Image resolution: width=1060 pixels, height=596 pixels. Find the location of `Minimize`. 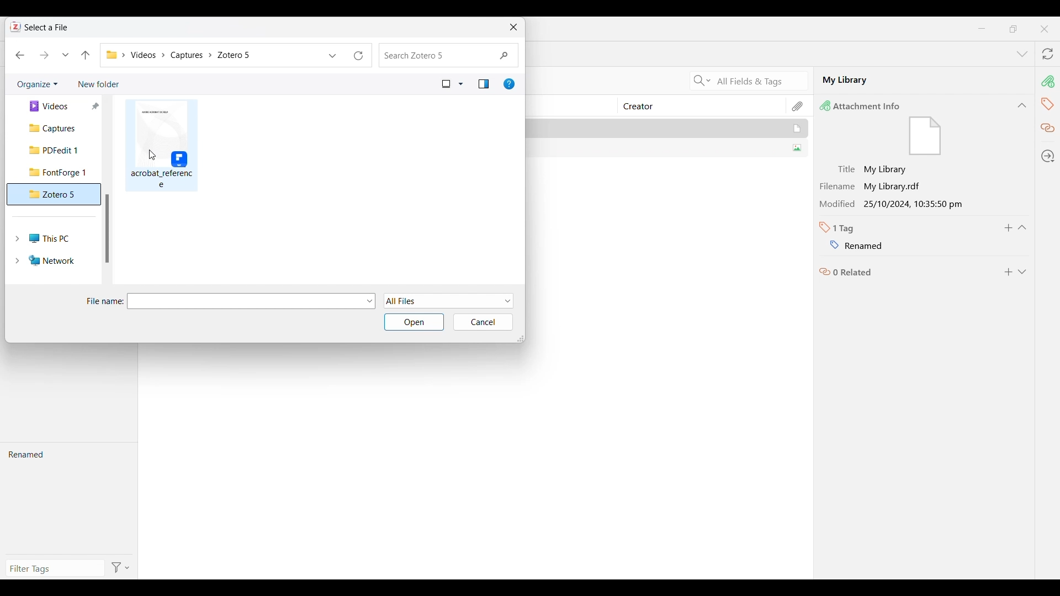

Minimize is located at coordinates (982, 29).